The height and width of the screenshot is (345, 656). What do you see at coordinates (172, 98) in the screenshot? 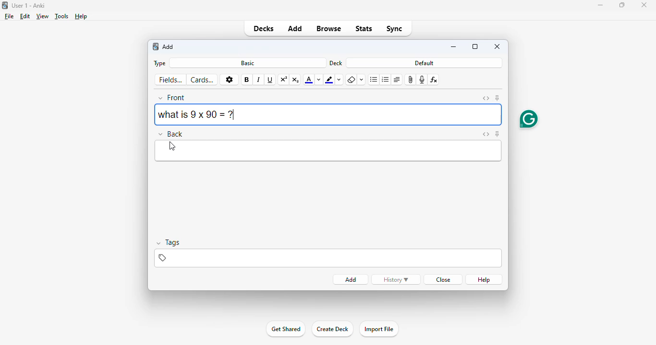
I see `front` at bounding box center [172, 98].